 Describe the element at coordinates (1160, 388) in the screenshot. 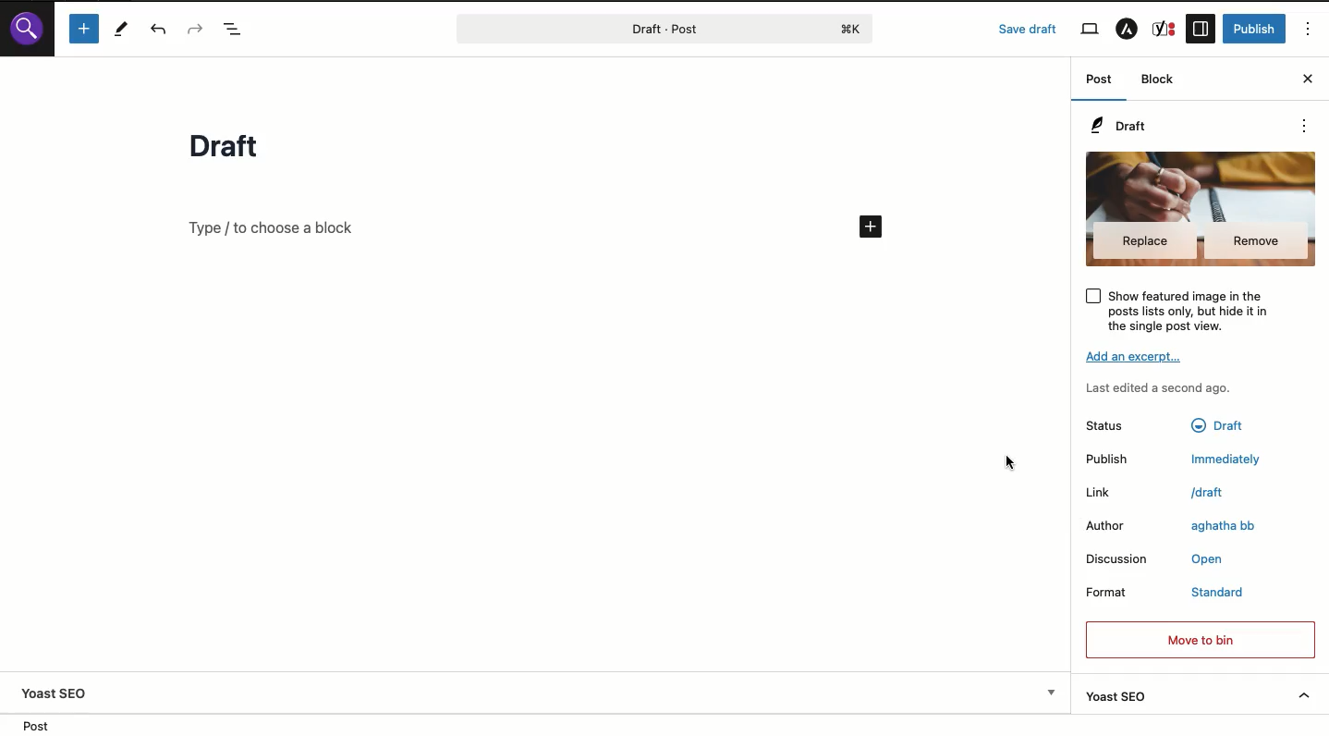

I see `Last edited` at that location.